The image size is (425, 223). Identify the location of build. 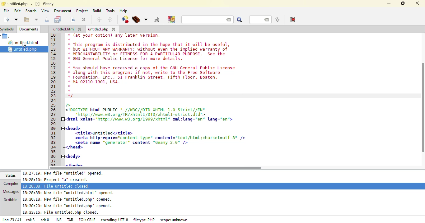
(97, 11).